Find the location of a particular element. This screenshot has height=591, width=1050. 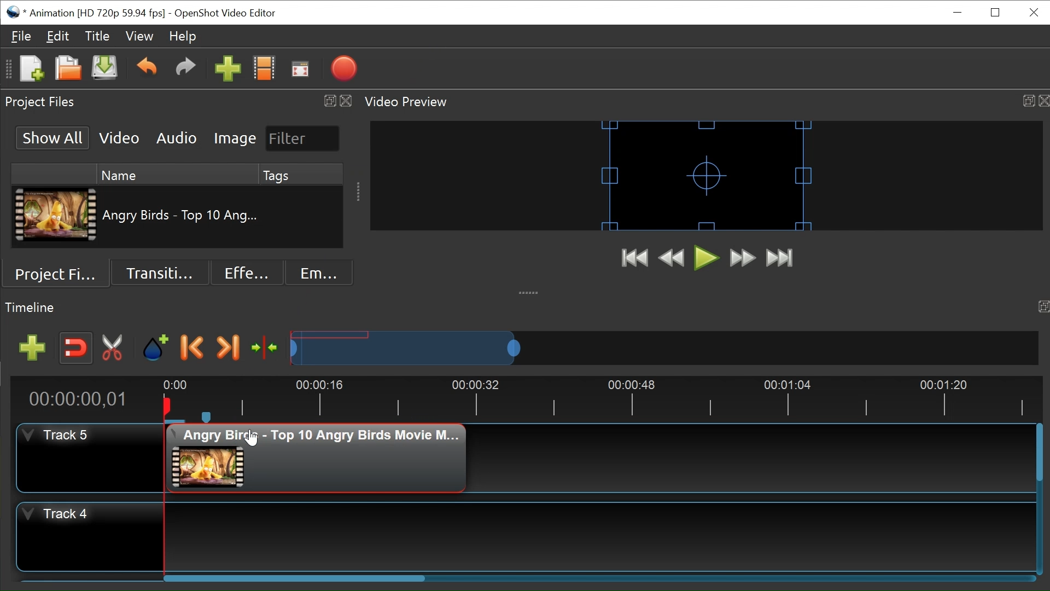

Project Files Panel is located at coordinates (177, 102).